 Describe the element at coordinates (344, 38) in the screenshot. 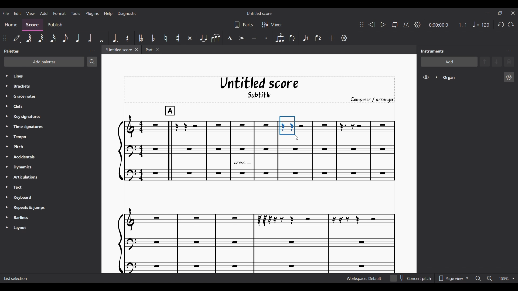

I see `Customize toolbar` at that location.